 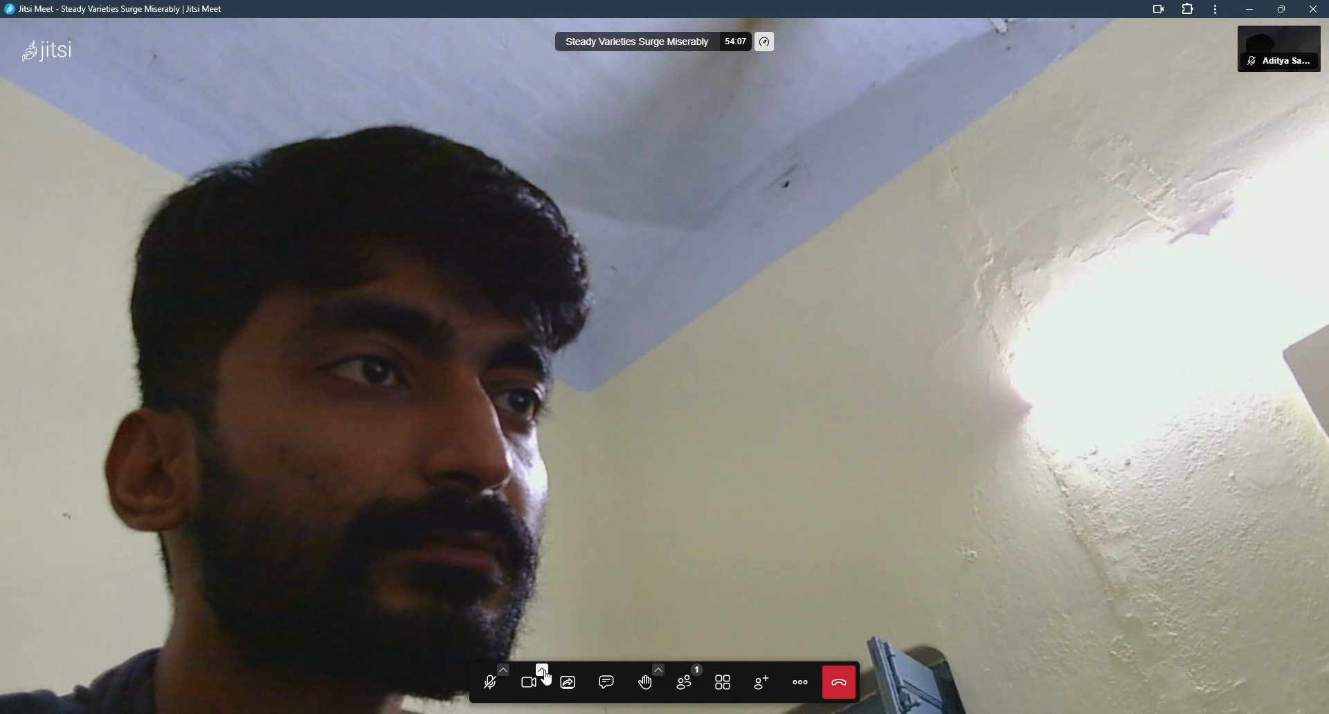 What do you see at coordinates (532, 679) in the screenshot?
I see `start camera` at bounding box center [532, 679].